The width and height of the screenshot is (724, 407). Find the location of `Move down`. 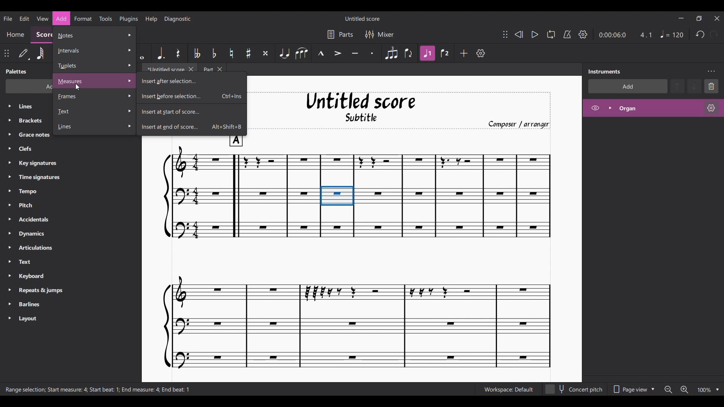

Move down is located at coordinates (694, 86).